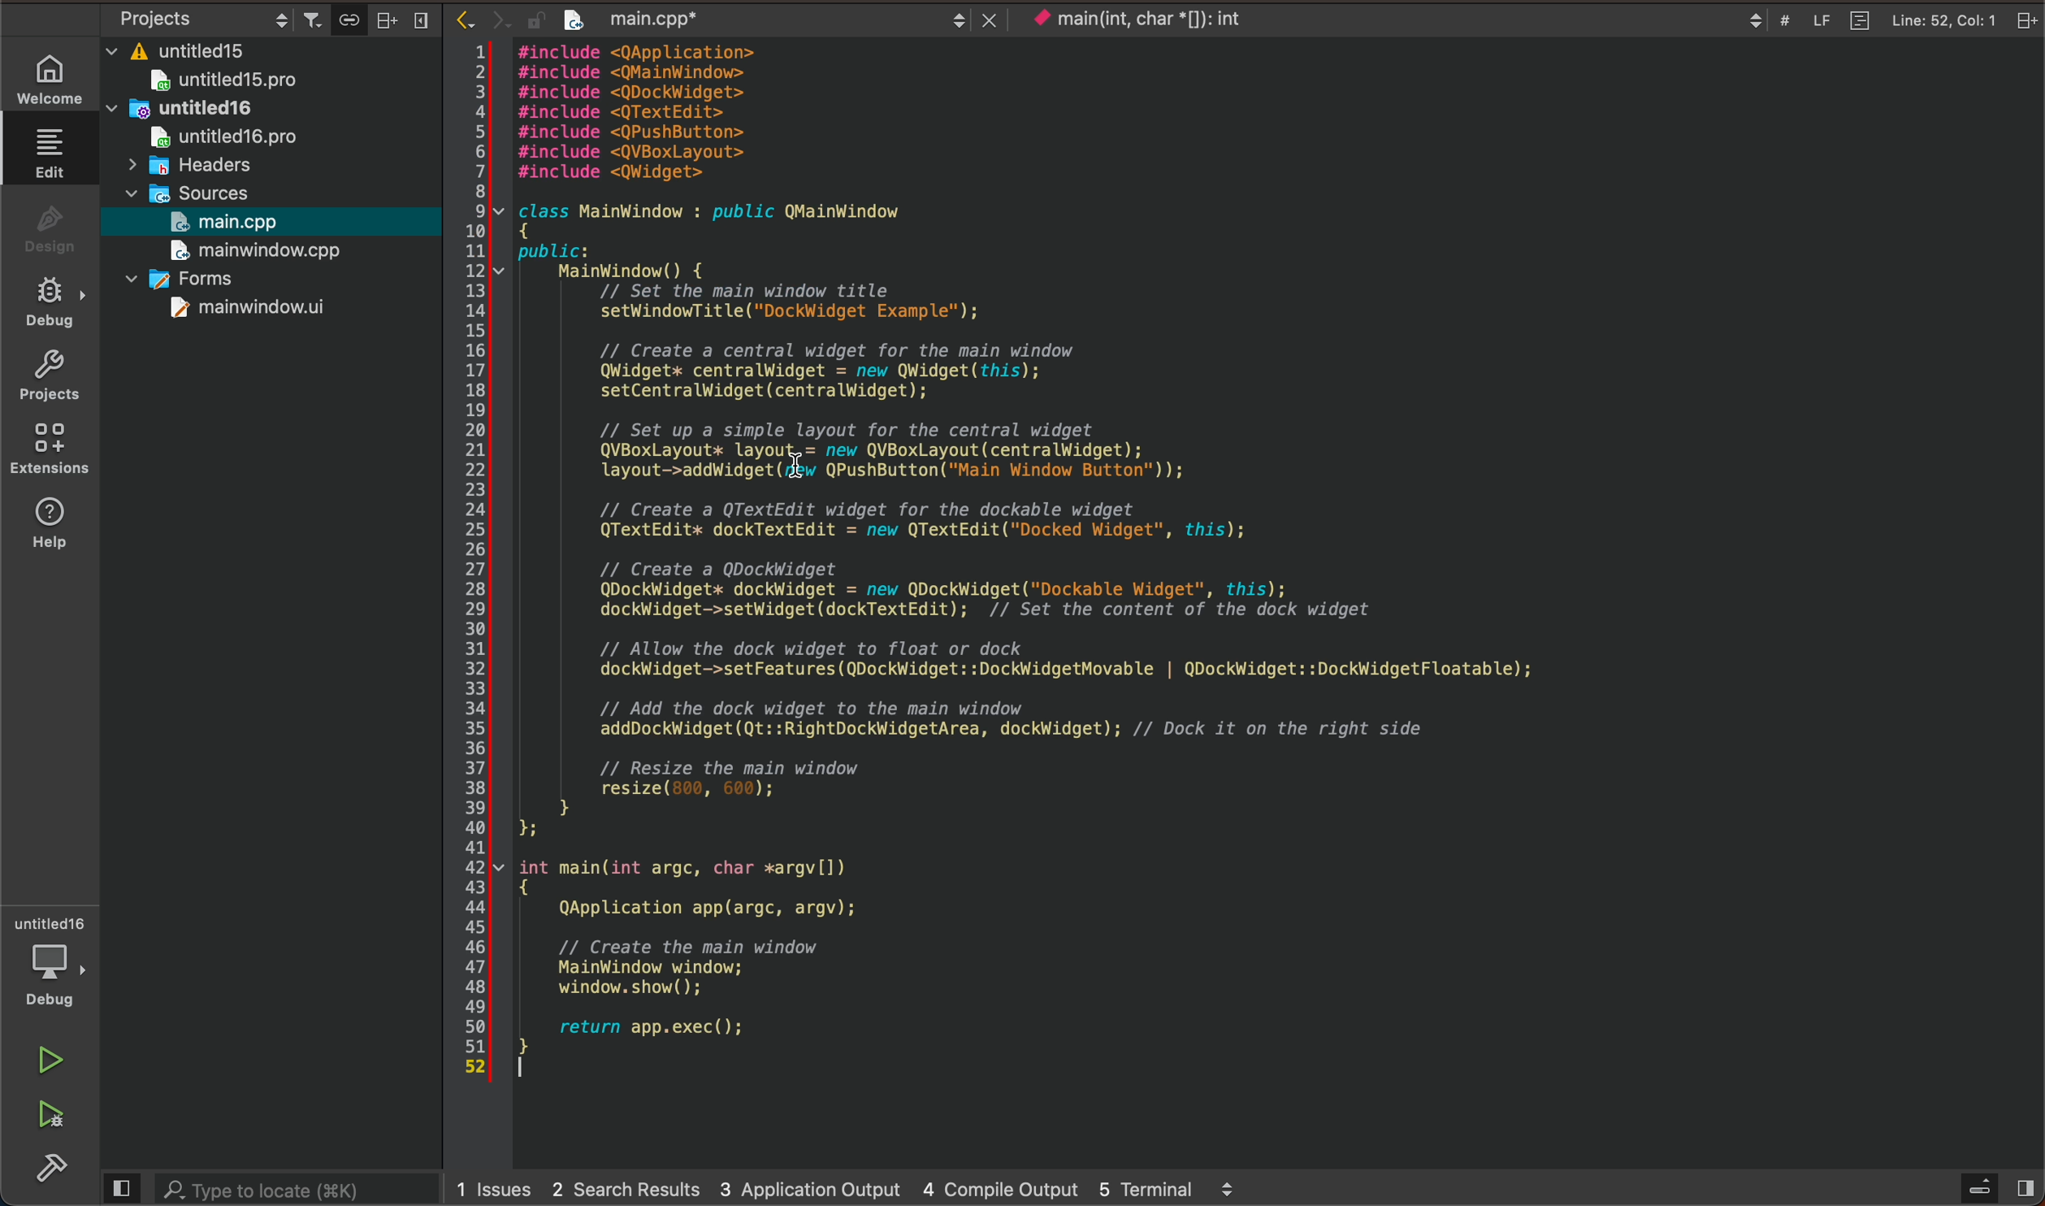 The height and width of the screenshot is (1206, 2045). Describe the element at coordinates (1136, 20) in the screenshot. I see `current context` at that location.